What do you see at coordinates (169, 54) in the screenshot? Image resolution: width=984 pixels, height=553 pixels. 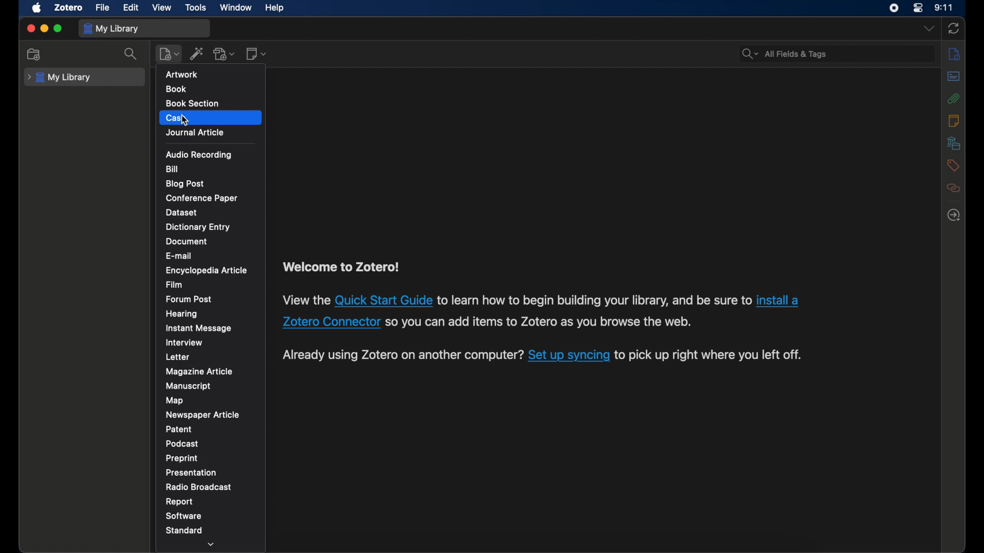 I see `new item` at bounding box center [169, 54].